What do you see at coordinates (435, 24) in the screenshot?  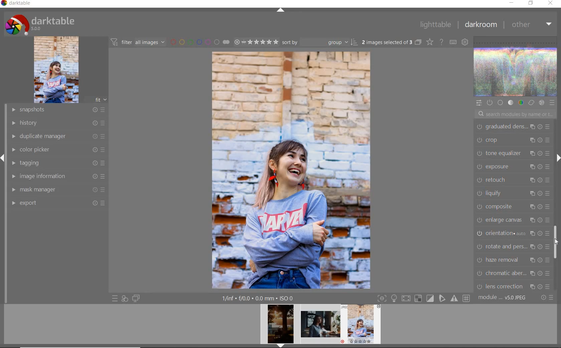 I see `LIGHTTABLE` at bounding box center [435, 24].